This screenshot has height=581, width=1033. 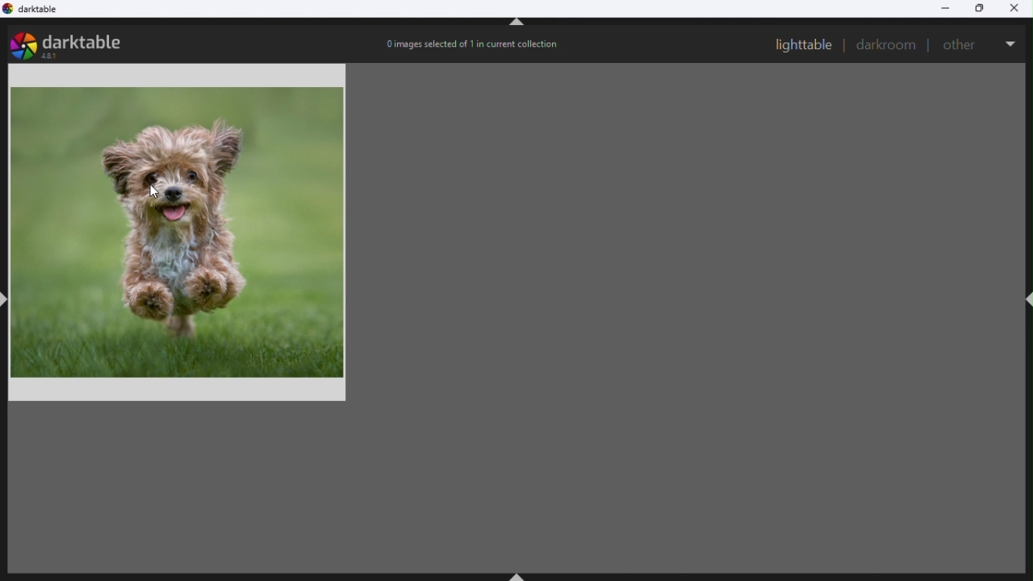 I want to click on ctrl+shift+l, so click(x=6, y=299).